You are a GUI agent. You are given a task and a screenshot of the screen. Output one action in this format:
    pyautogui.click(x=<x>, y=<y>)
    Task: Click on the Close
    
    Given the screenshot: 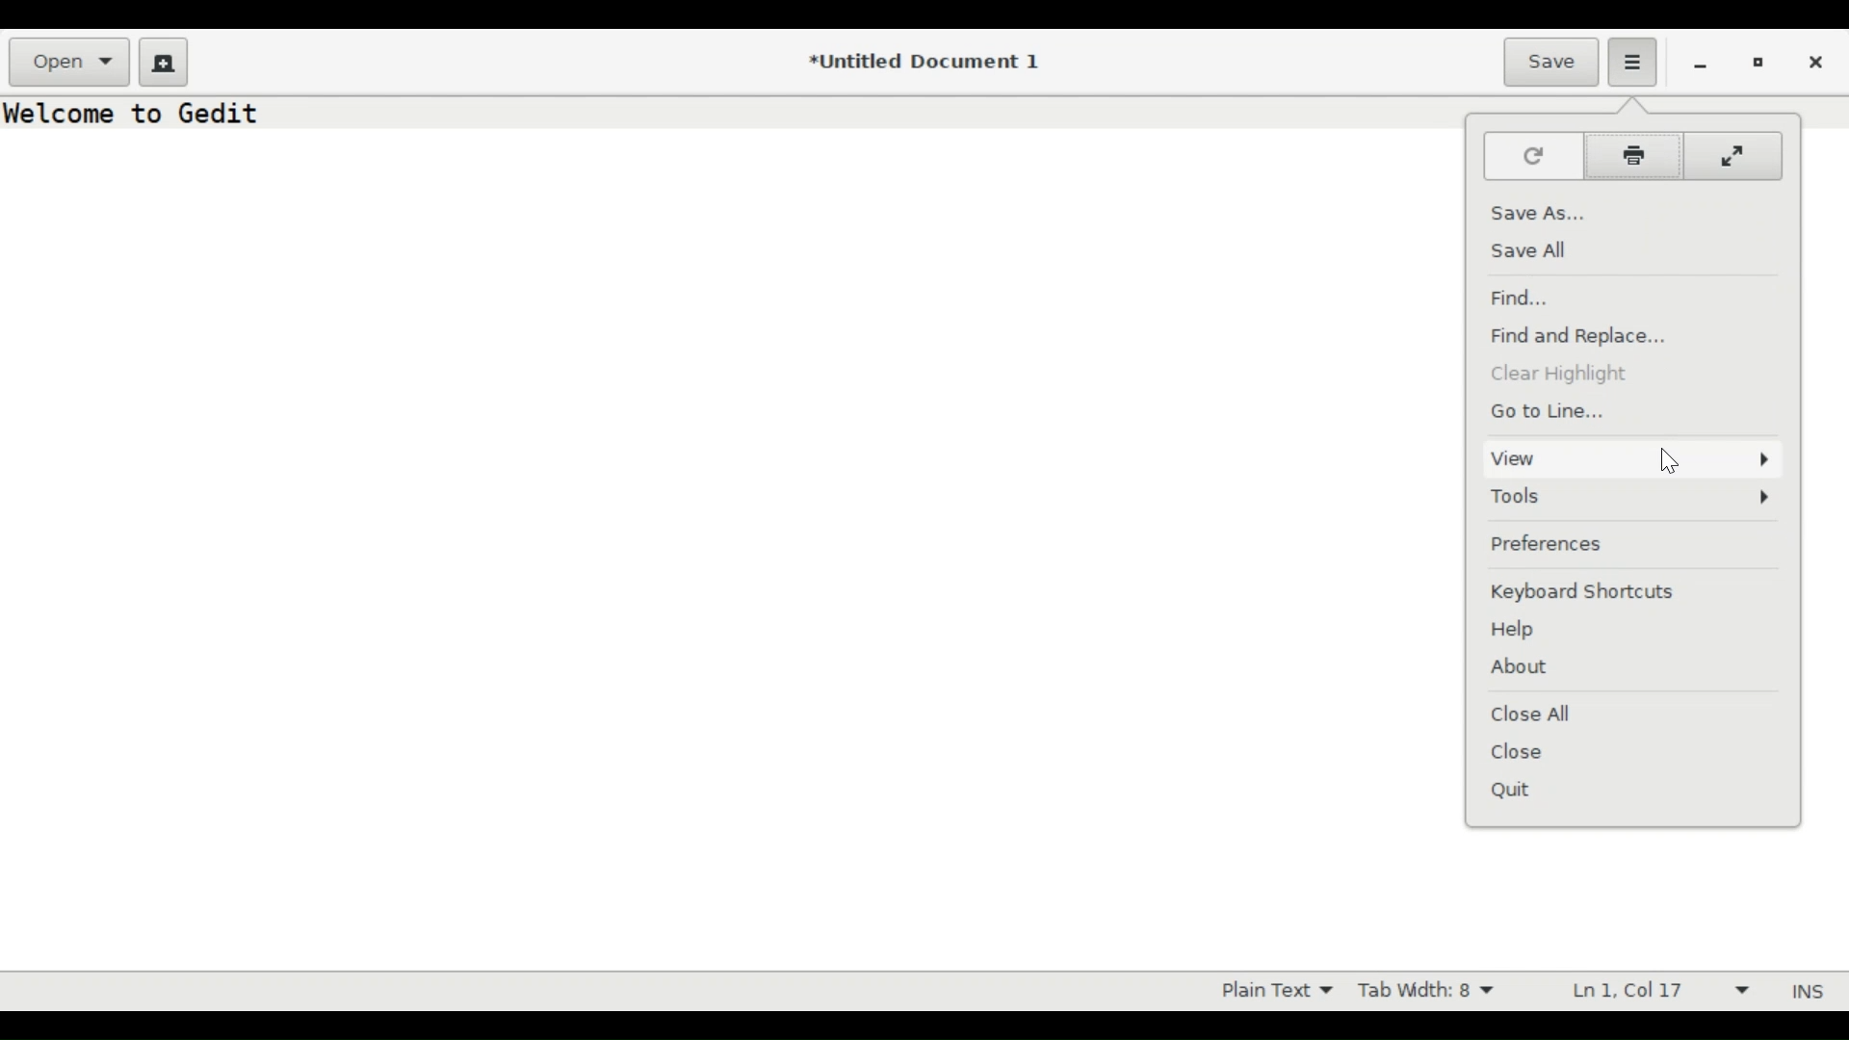 What is the action you would take?
    pyautogui.click(x=1819, y=60)
    